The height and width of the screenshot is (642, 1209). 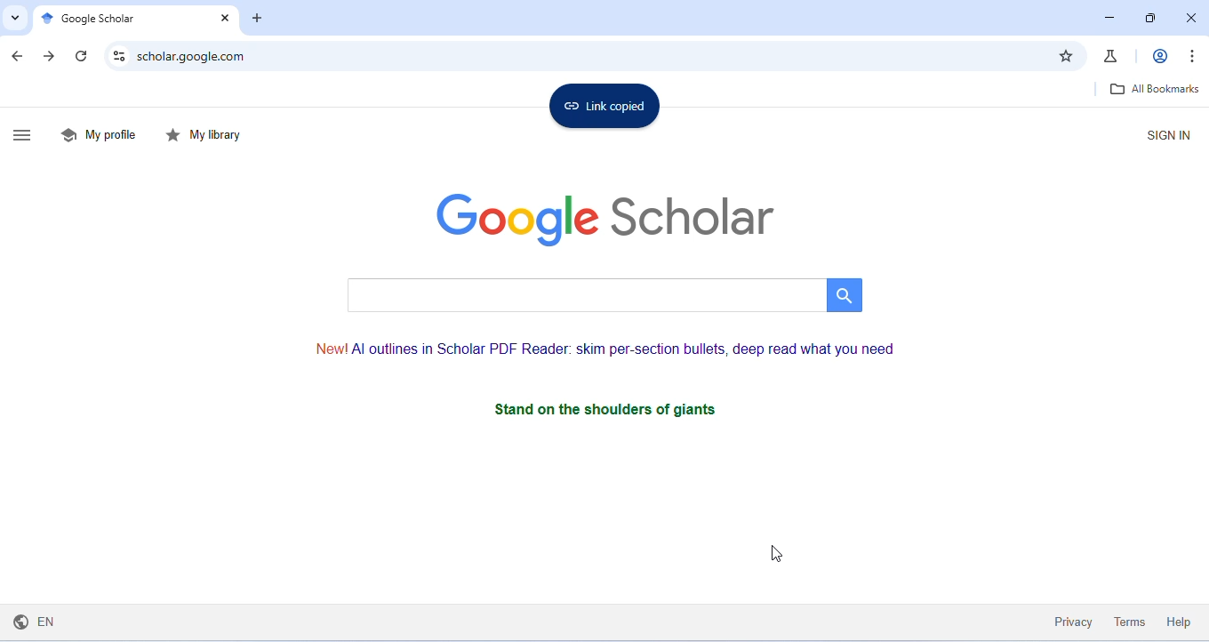 I want to click on sign in, so click(x=1167, y=134).